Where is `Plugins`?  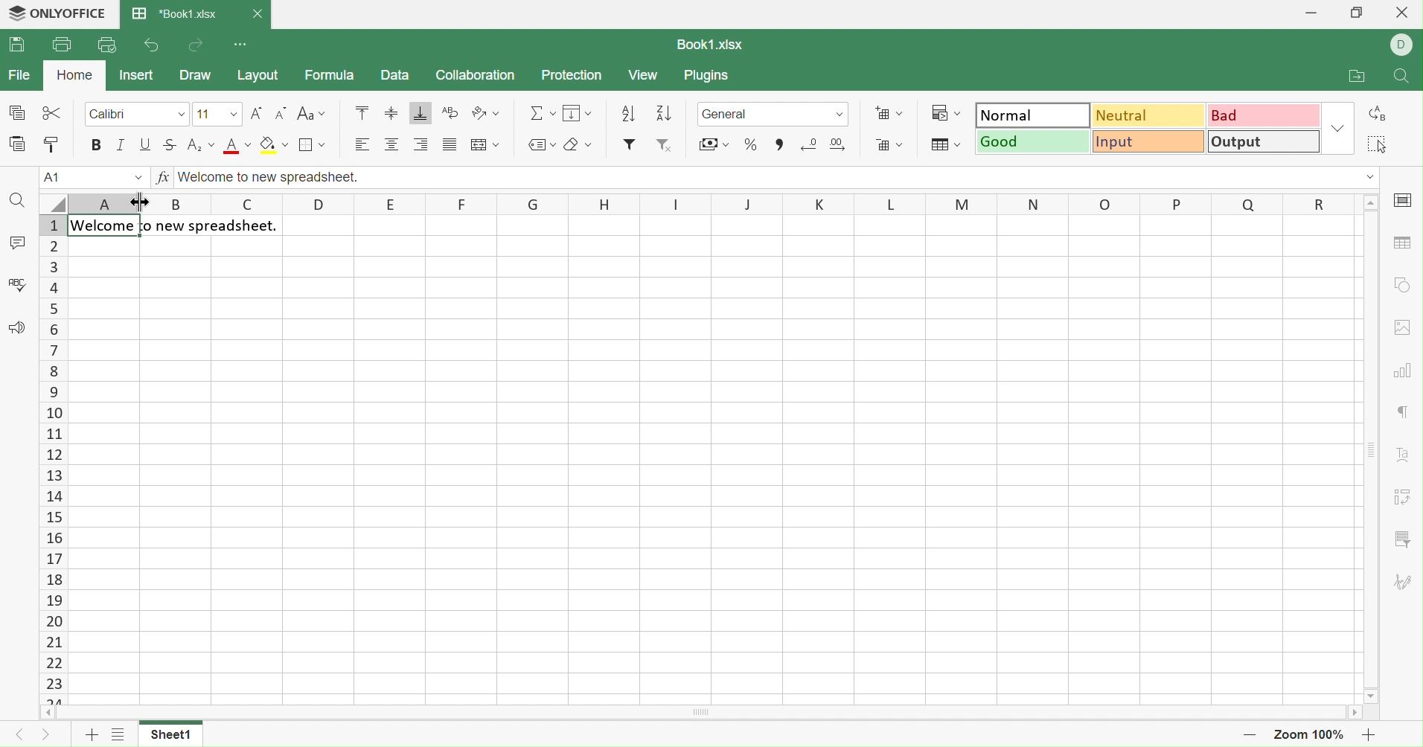 Plugins is located at coordinates (710, 77).